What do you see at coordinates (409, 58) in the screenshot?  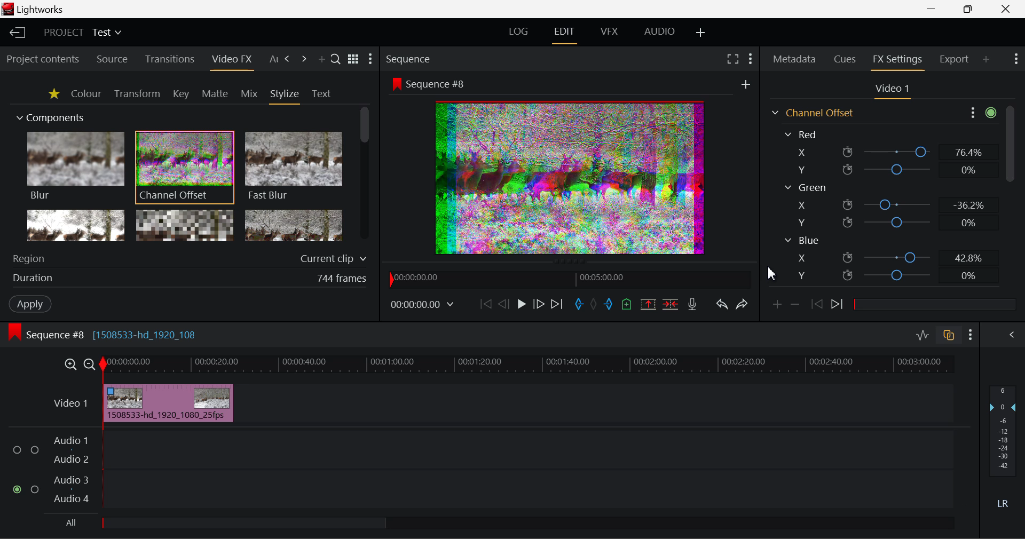 I see `Sequence Preview Section` at bounding box center [409, 58].